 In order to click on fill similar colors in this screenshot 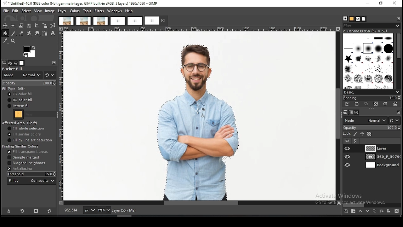, I will do `click(24, 134)`.